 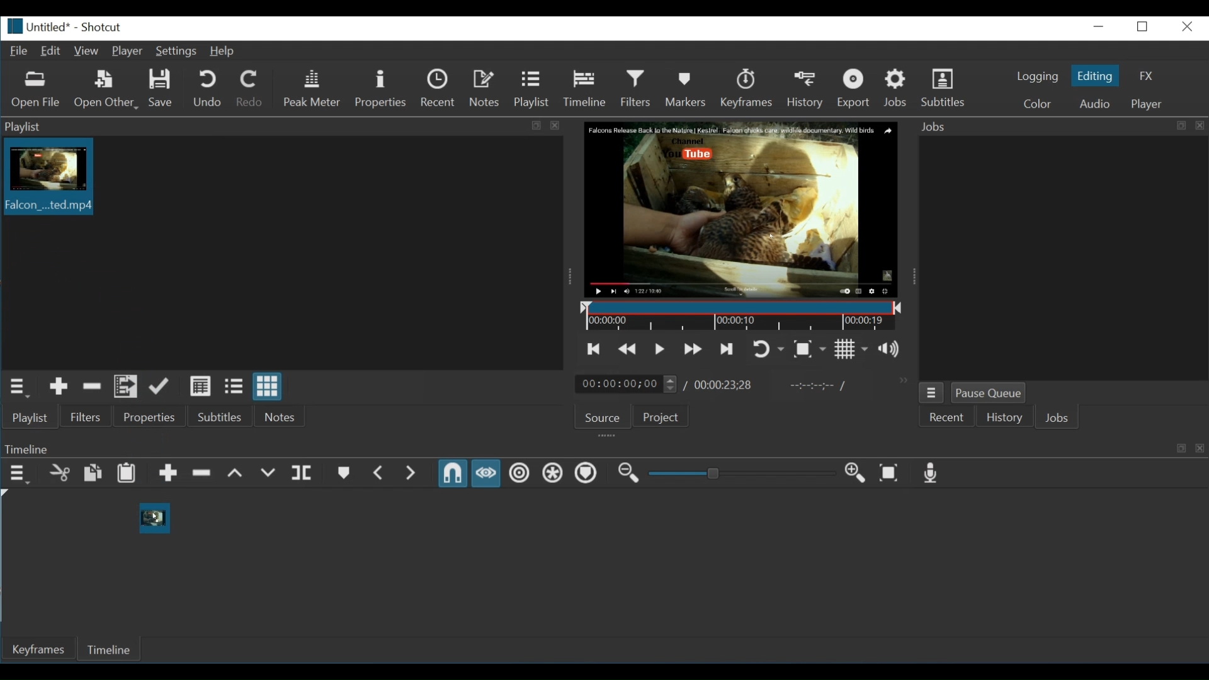 What do you see at coordinates (750, 88) in the screenshot?
I see `Keyframes` at bounding box center [750, 88].